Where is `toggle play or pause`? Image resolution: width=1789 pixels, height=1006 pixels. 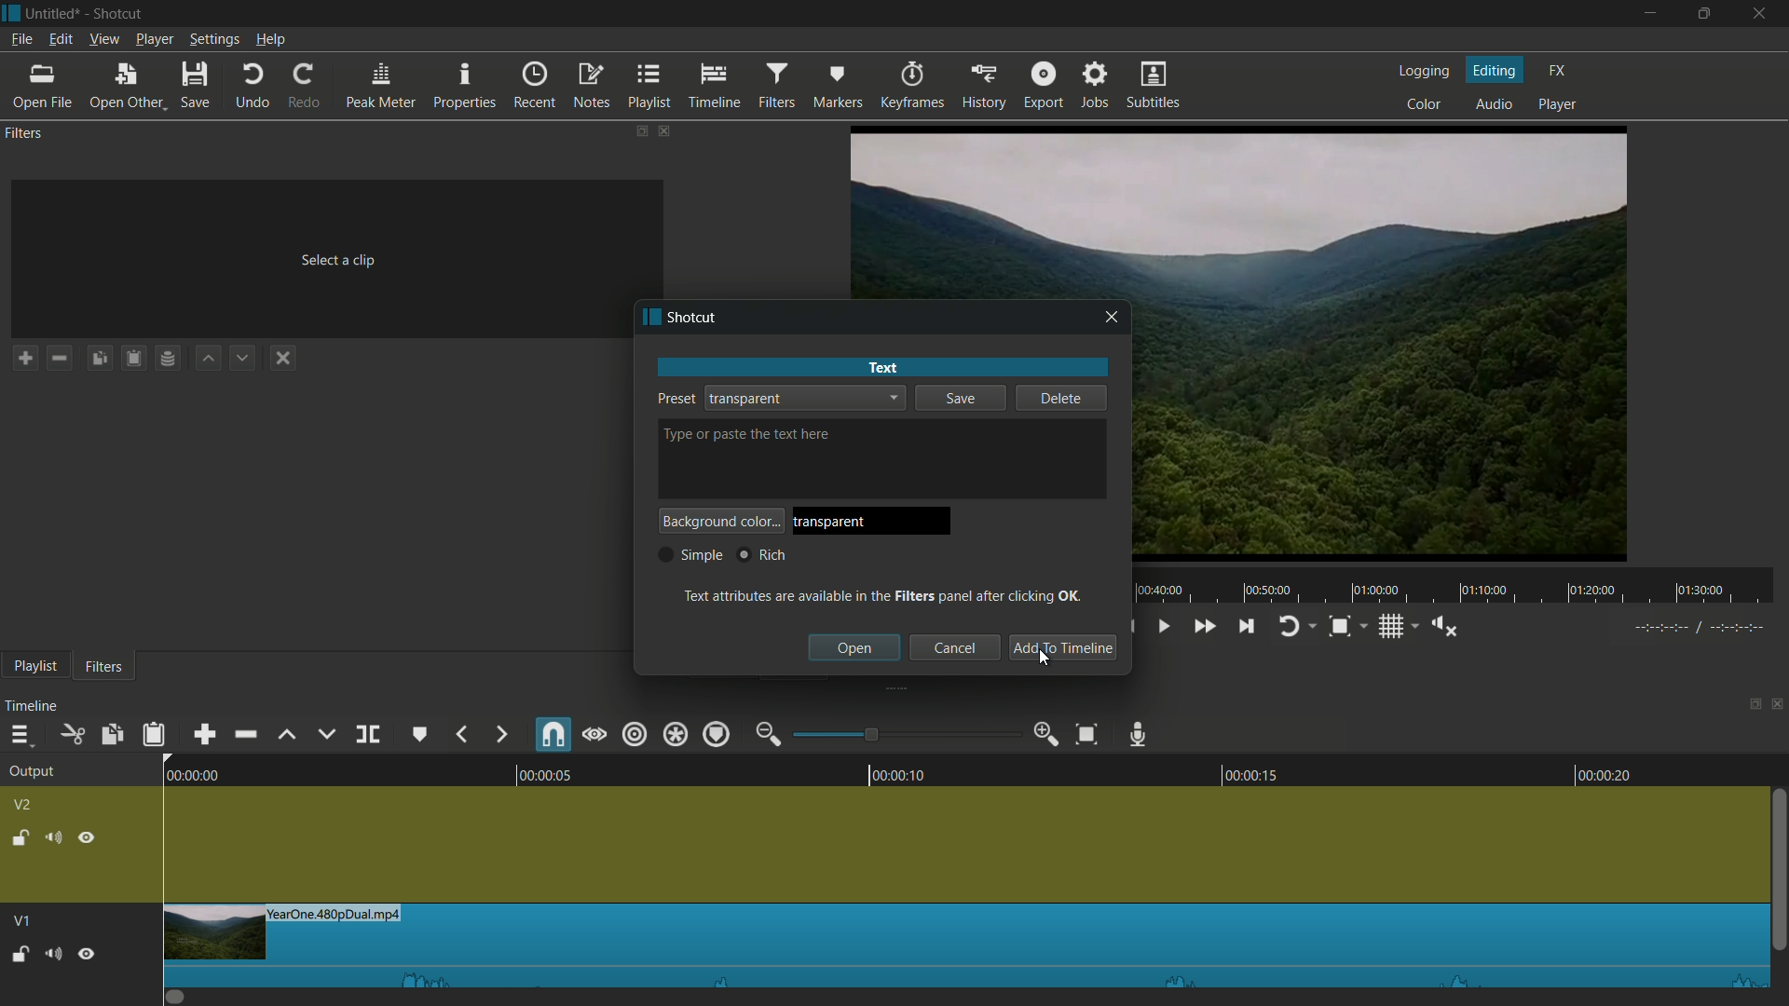
toggle play or pause is located at coordinates (1166, 627).